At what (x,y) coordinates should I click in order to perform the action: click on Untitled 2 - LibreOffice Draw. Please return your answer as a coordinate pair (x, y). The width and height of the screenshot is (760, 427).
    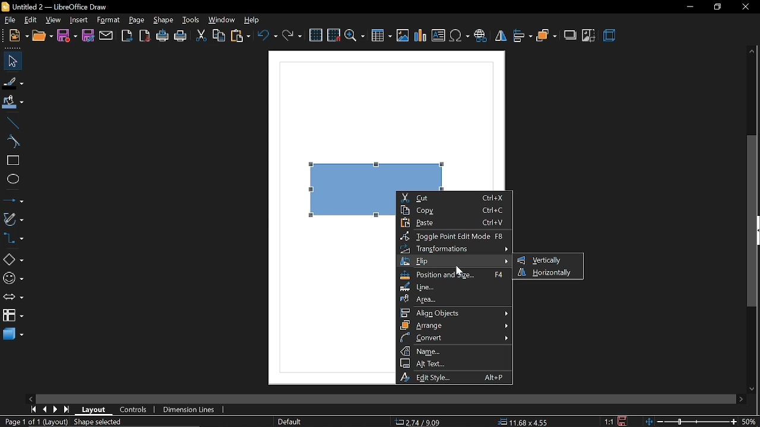
    Looking at the image, I should click on (57, 6).